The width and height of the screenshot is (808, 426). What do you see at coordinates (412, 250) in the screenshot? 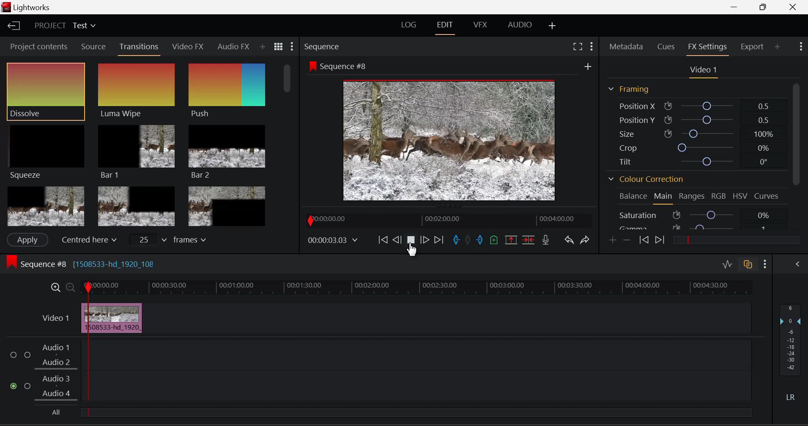
I see `Cursor` at bounding box center [412, 250].